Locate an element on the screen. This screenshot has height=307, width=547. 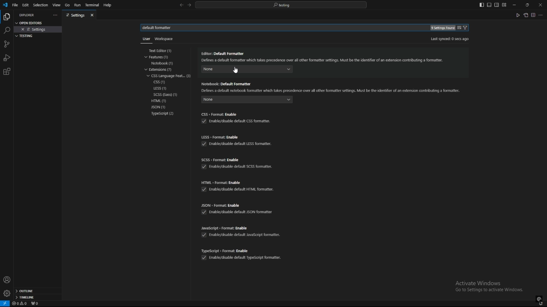
less format enable is located at coordinates (238, 137).